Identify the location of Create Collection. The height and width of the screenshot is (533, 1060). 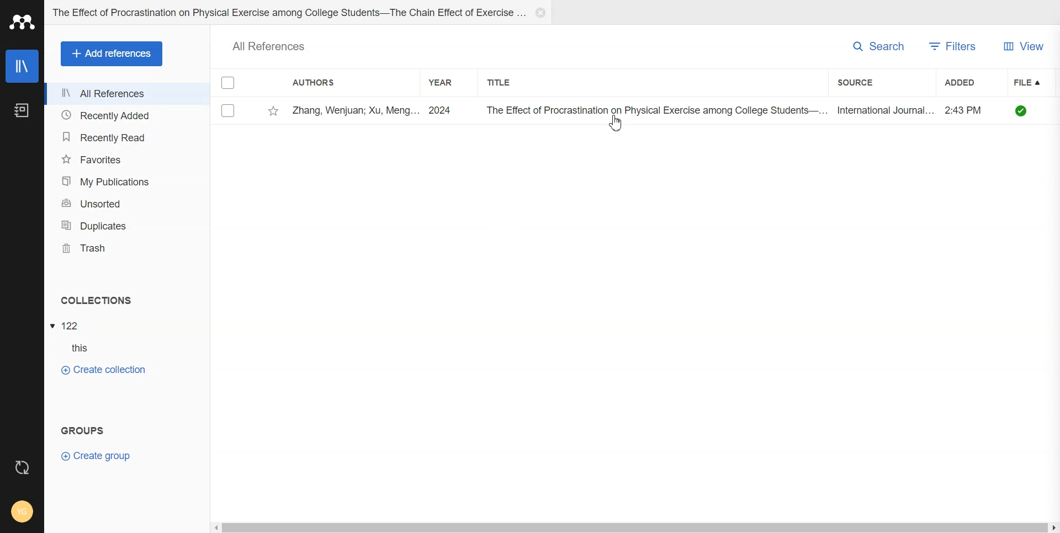
(103, 370).